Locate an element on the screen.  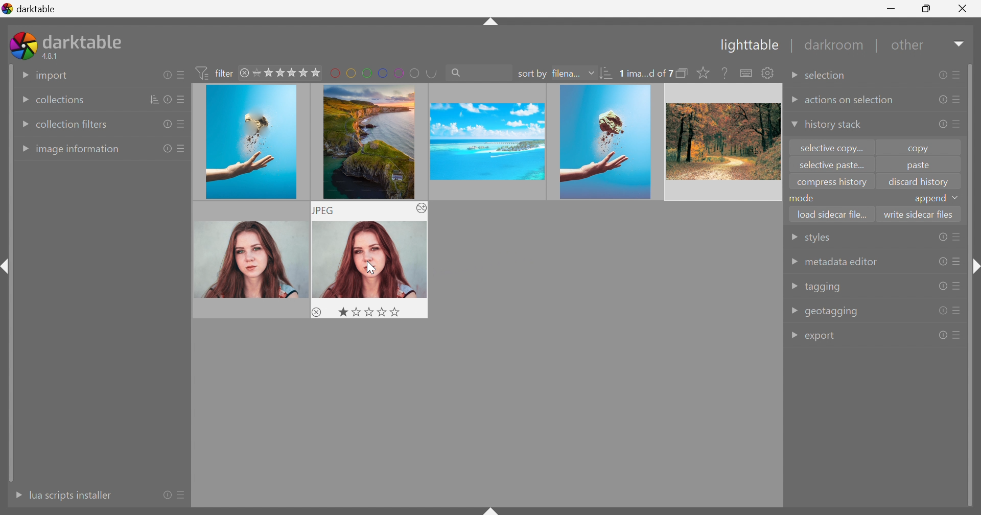
Drop Down is located at coordinates (793, 336).